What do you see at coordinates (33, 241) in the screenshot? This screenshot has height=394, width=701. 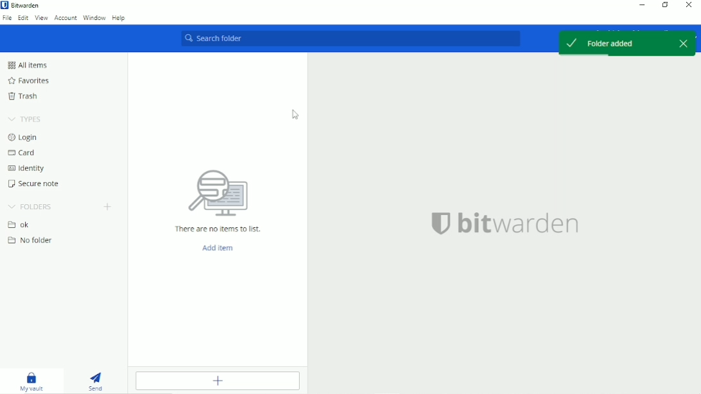 I see `No folder` at bounding box center [33, 241].